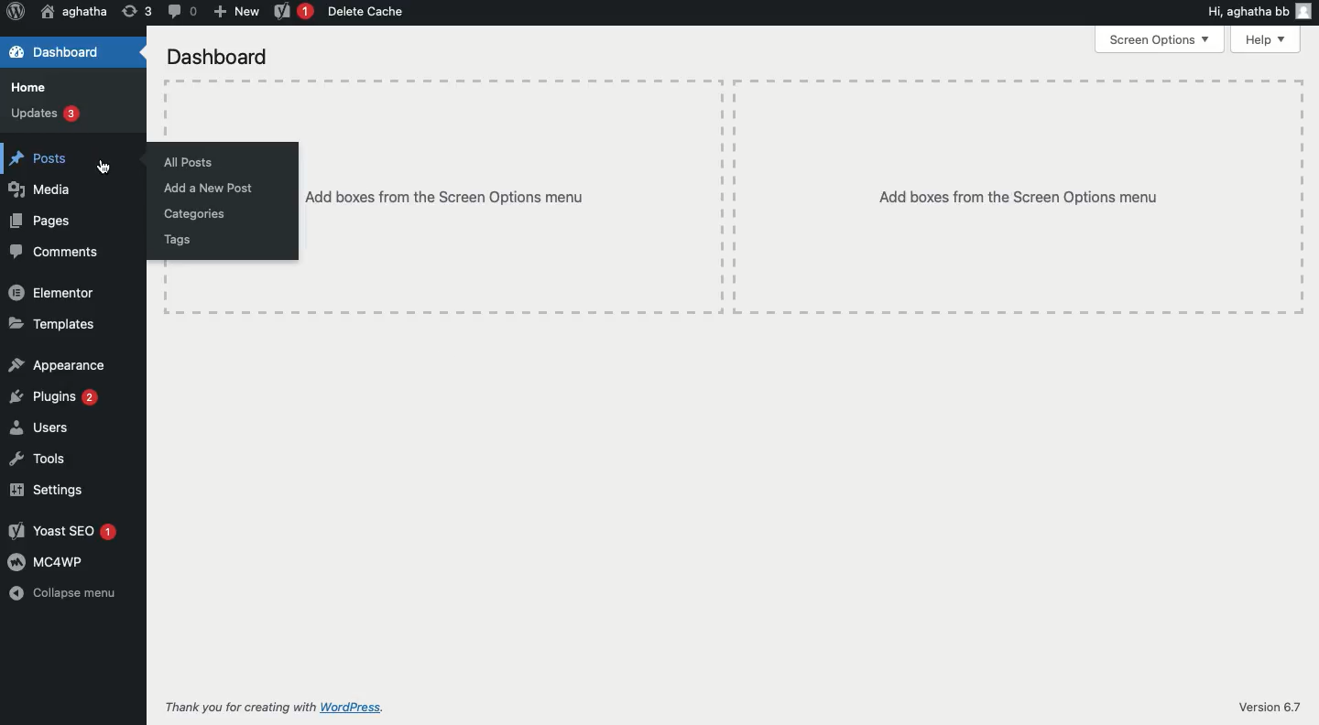 The width and height of the screenshot is (1319, 725). What do you see at coordinates (50, 327) in the screenshot?
I see `Templates` at bounding box center [50, 327].